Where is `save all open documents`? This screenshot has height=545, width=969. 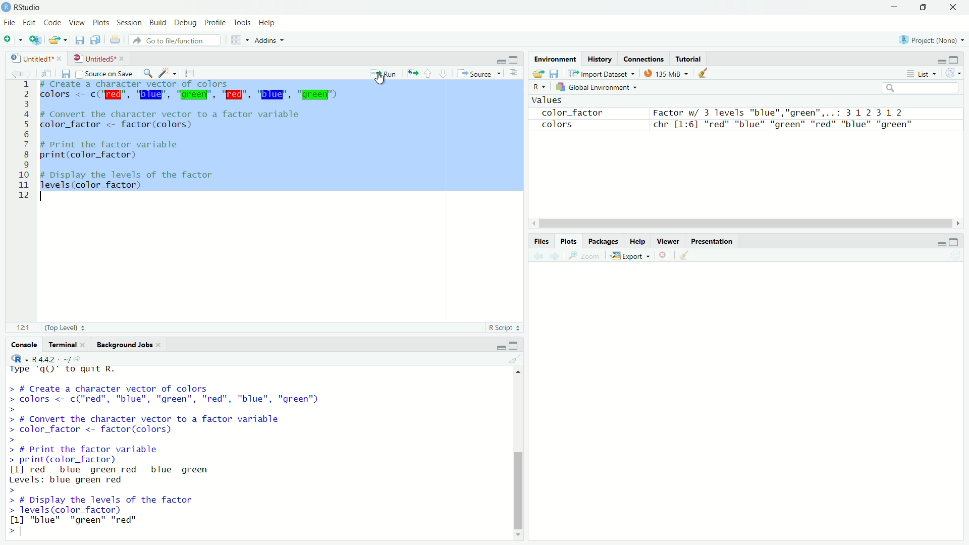 save all open documents is located at coordinates (96, 41).